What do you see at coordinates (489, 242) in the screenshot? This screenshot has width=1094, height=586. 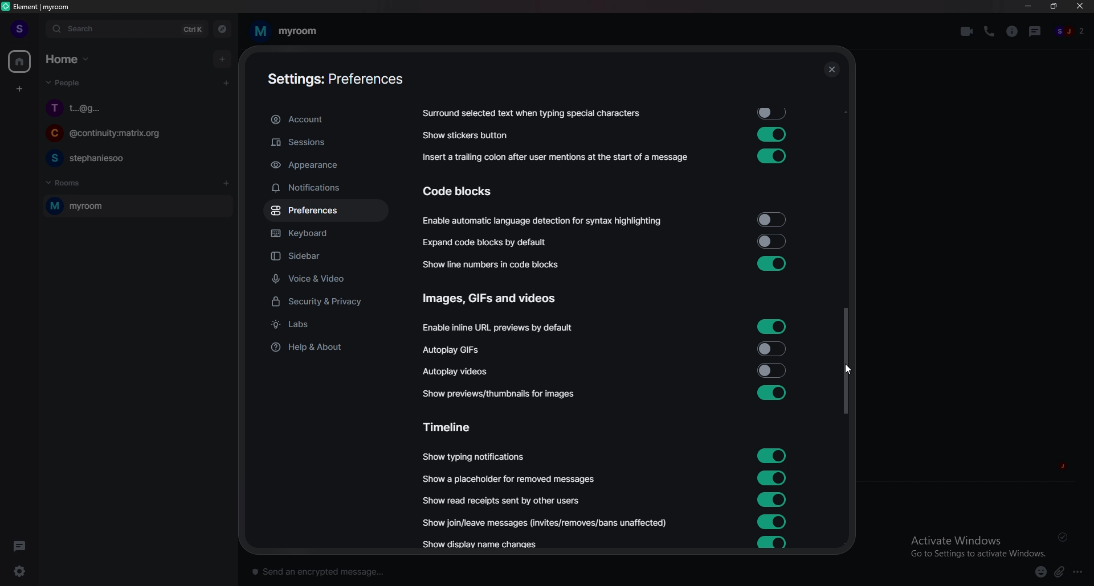 I see `expand code blocks` at bounding box center [489, 242].